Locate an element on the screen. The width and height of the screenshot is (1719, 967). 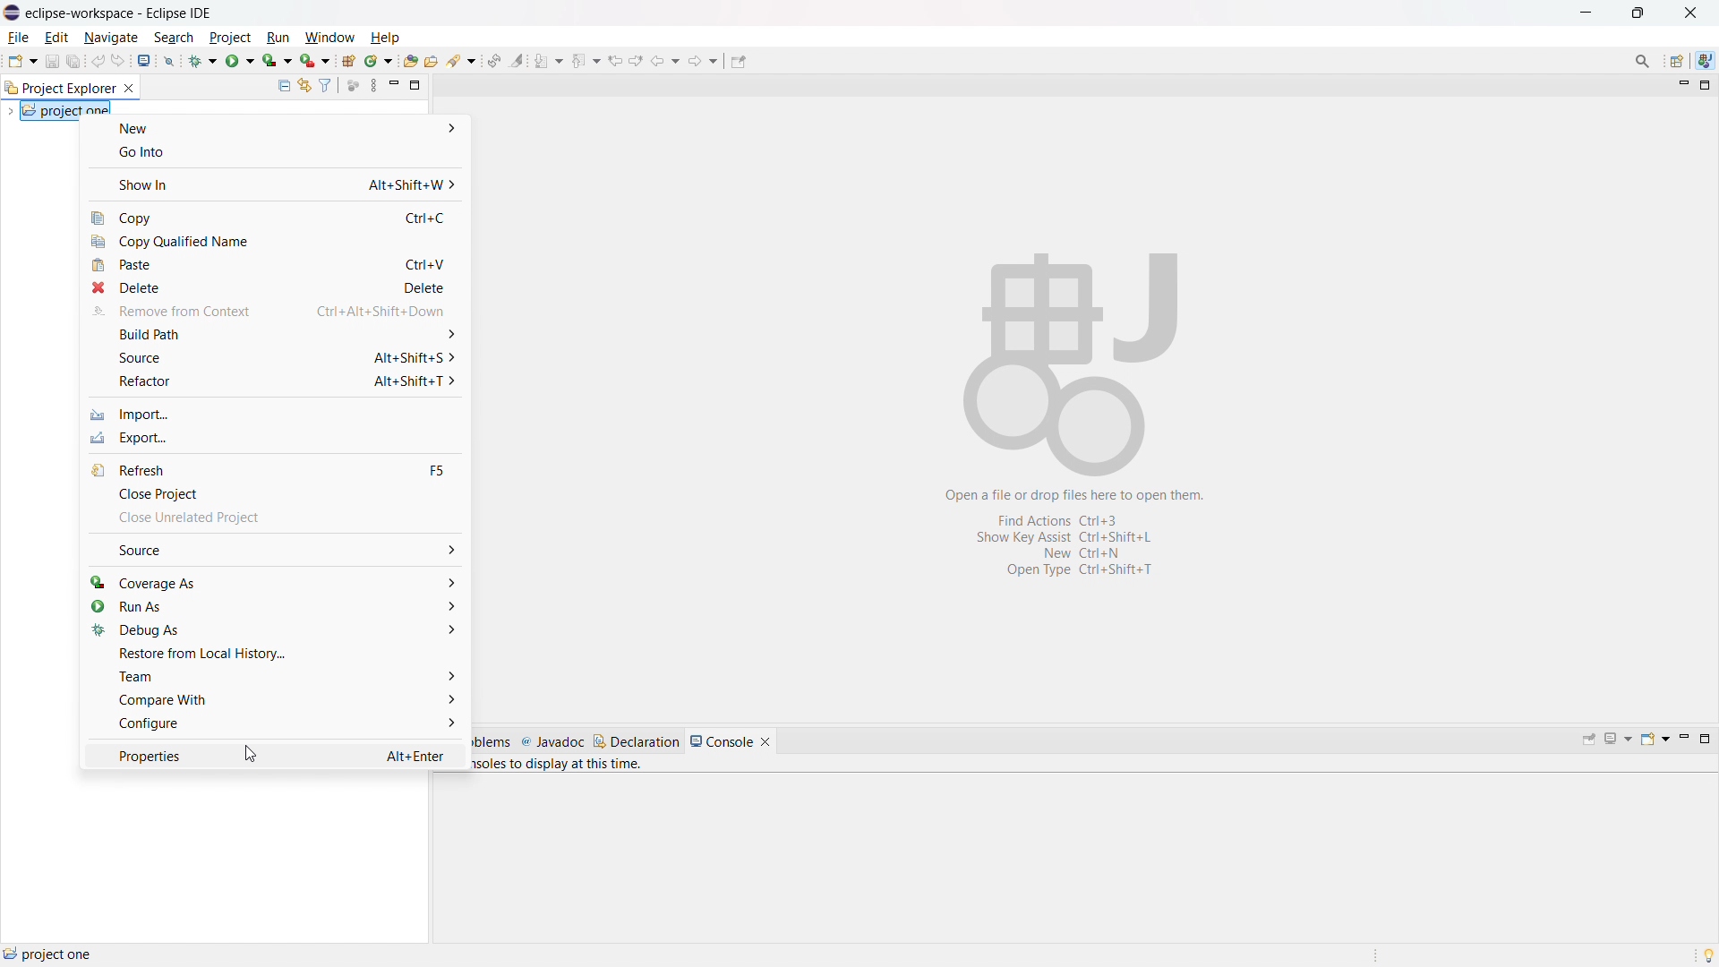
undo is located at coordinates (98, 60).